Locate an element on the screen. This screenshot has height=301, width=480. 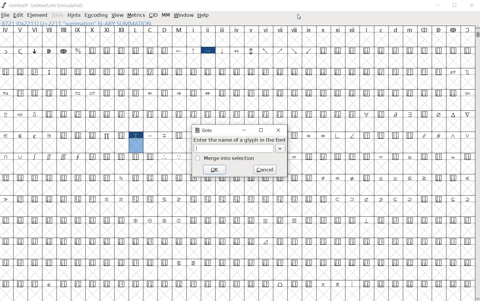
FILE is located at coordinates (6, 15).